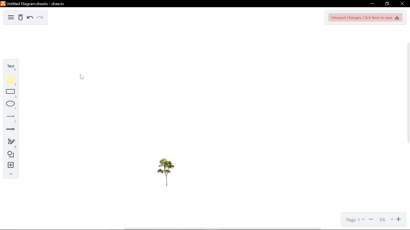  What do you see at coordinates (211, 227) in the screenshot?
I see `horizontal scrollbar` at bounding box center [211, 227].